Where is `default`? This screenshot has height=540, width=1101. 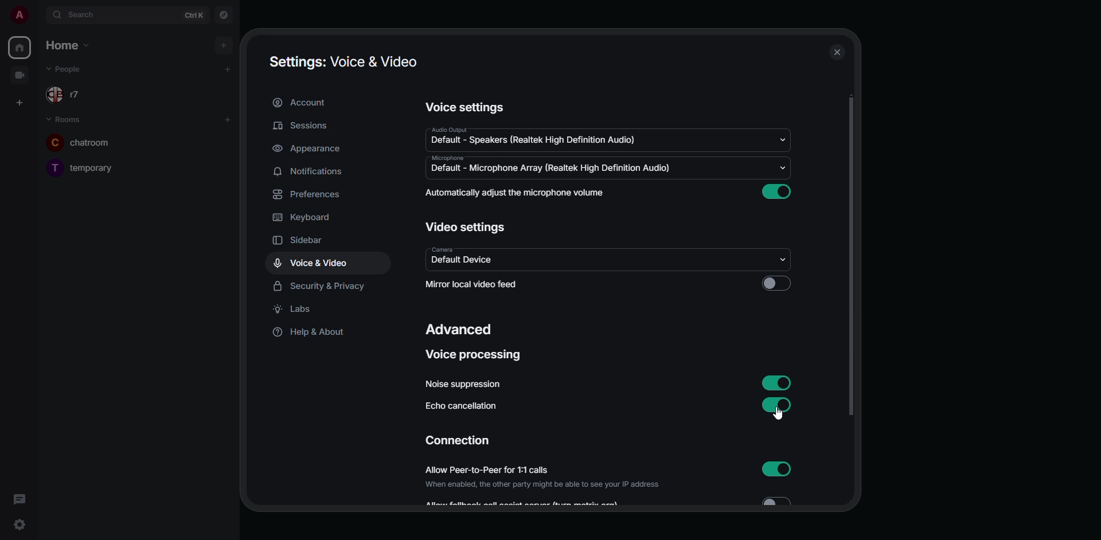 default is located at coordinates (552, 168).